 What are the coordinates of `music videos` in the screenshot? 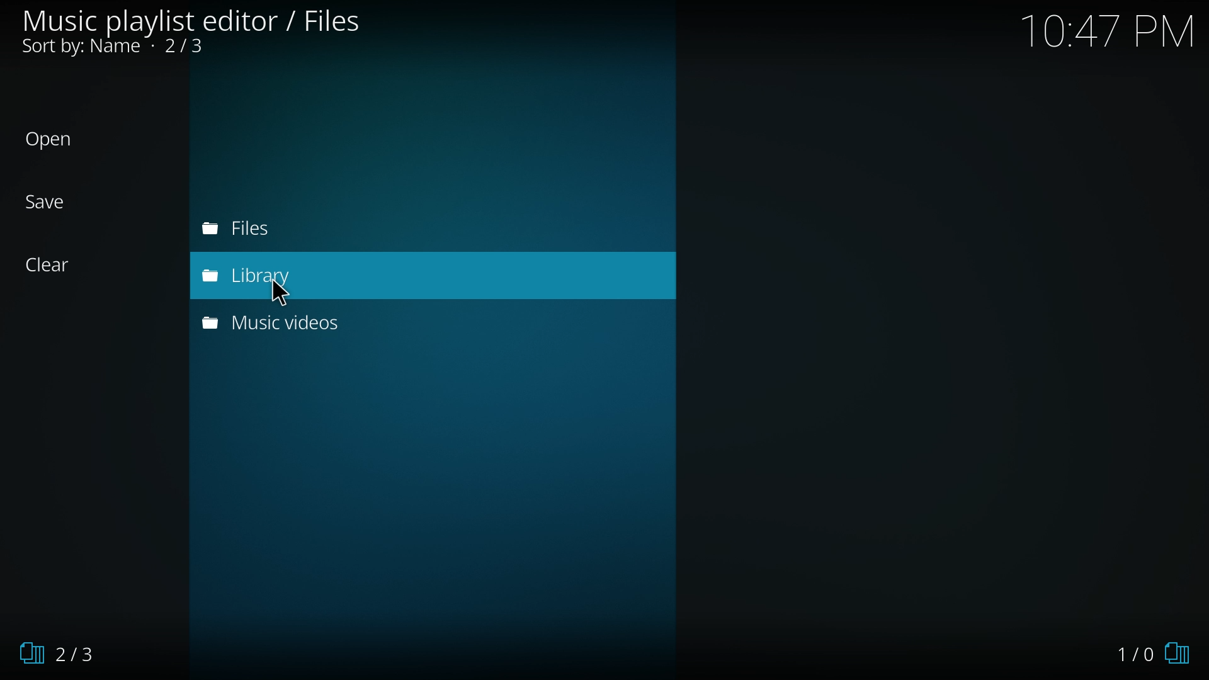 It's located at (282, 329).